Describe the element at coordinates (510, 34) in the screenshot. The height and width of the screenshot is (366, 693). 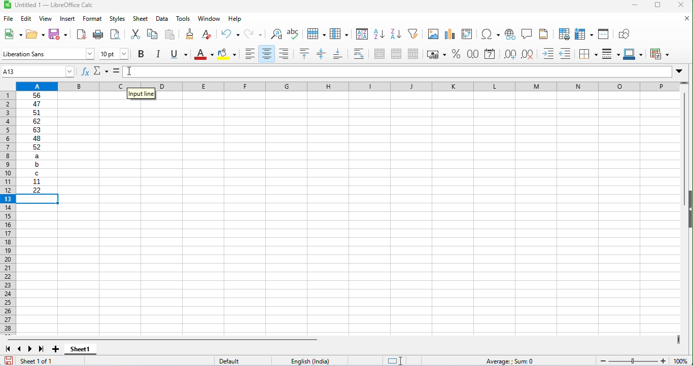
I see `` at that location.